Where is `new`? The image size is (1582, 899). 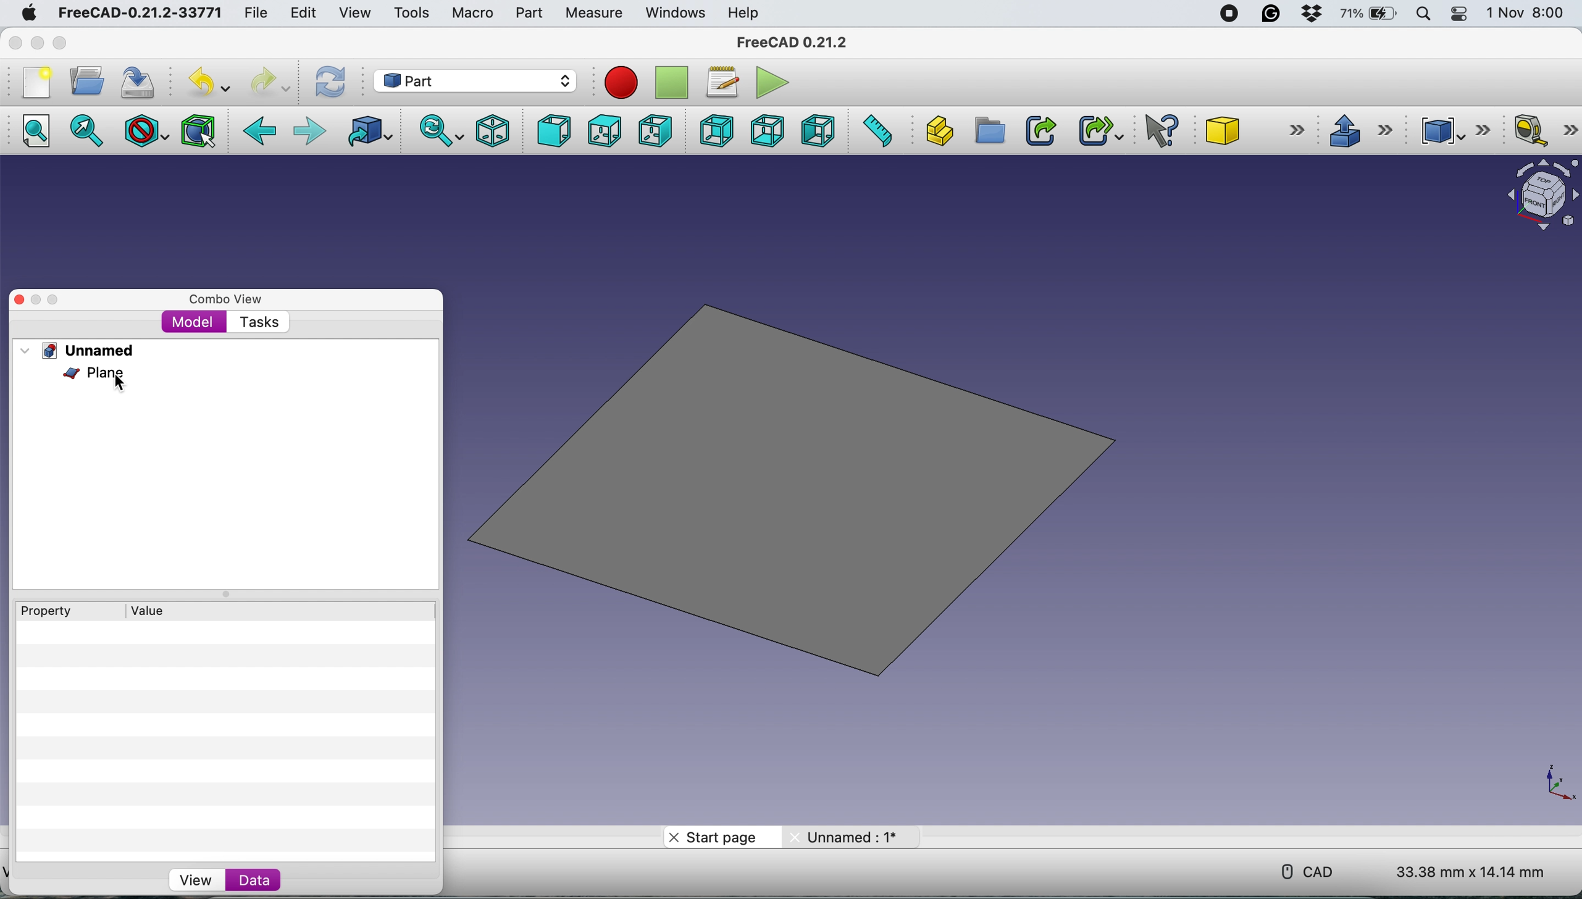
new is located at coordinates (35, 80).